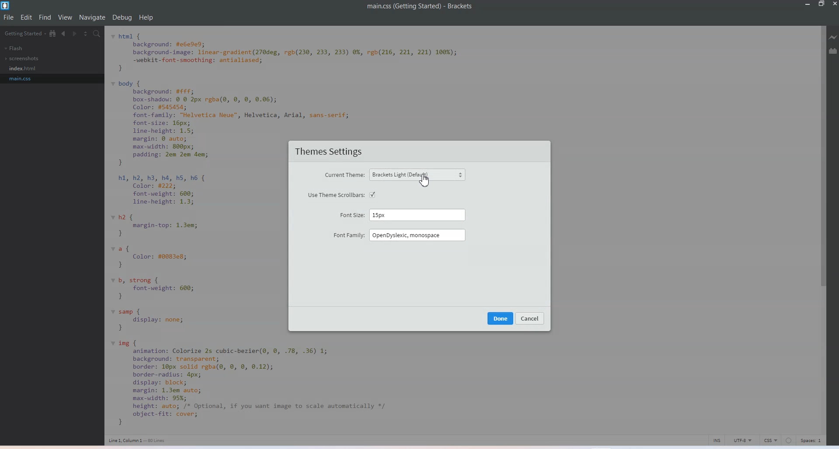  What do you see at coordinates (833, 37) in the screenshot?
I see `Live Preview` at bounding box center [833, 37].